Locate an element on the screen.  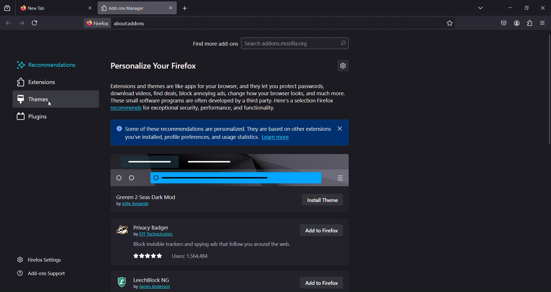
restore windowss is located at coordinates (526, 7).